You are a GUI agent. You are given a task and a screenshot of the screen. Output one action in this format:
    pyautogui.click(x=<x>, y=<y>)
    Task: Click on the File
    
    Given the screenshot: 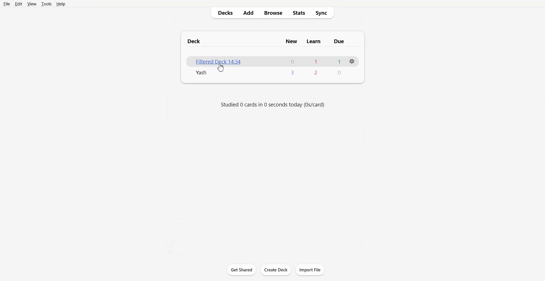 What is the action you would take?
    pyautogui.click(x=7, y=4)
    